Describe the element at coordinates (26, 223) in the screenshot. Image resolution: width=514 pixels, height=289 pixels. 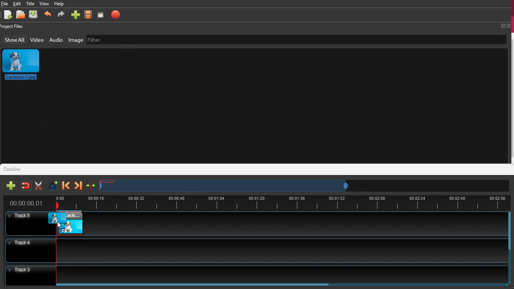
I see `track5` at that location.